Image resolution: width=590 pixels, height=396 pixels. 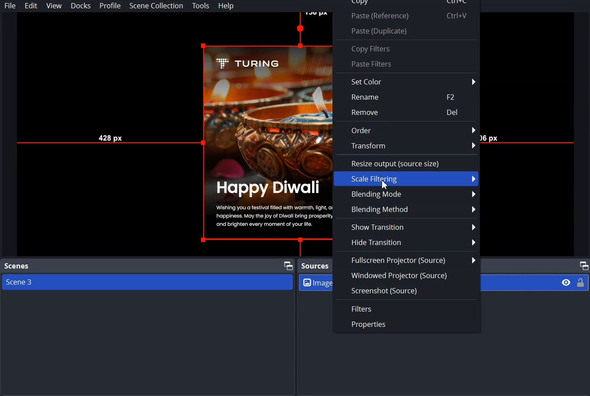 What do you see at coordinates (406, 130) in the screenshot?
I see `Order` at bounding box center [406, 130].